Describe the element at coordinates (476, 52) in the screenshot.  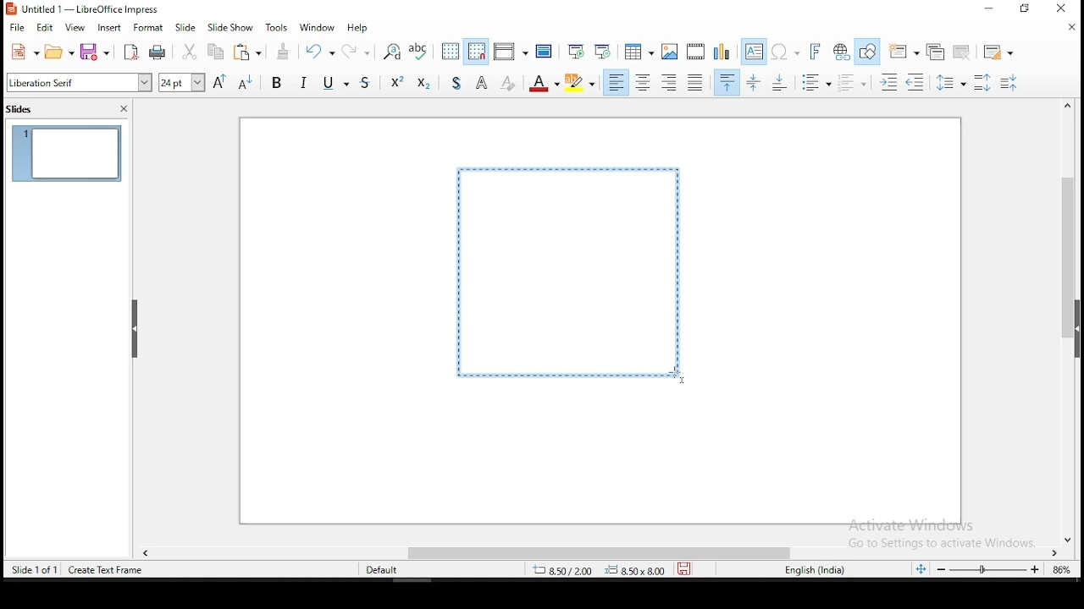
I see `snap to grid` at that location.